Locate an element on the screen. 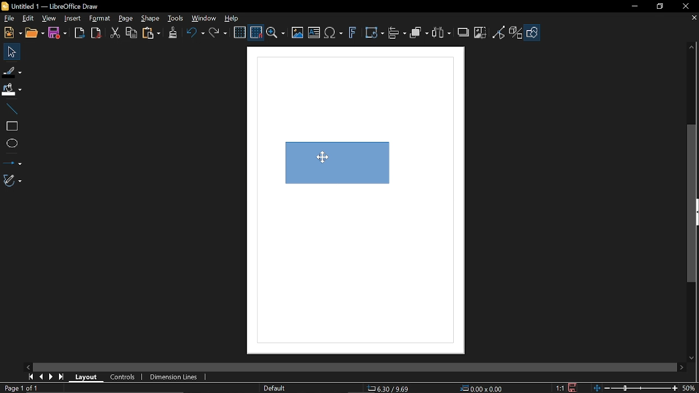 The image size is (699, 393). Insert fontwork is located at coordinates (352, 34).